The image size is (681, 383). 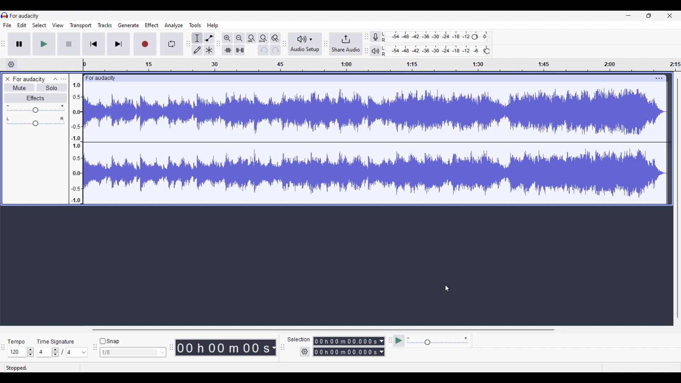 I want to click on Settings, so click(x=305, y=351).